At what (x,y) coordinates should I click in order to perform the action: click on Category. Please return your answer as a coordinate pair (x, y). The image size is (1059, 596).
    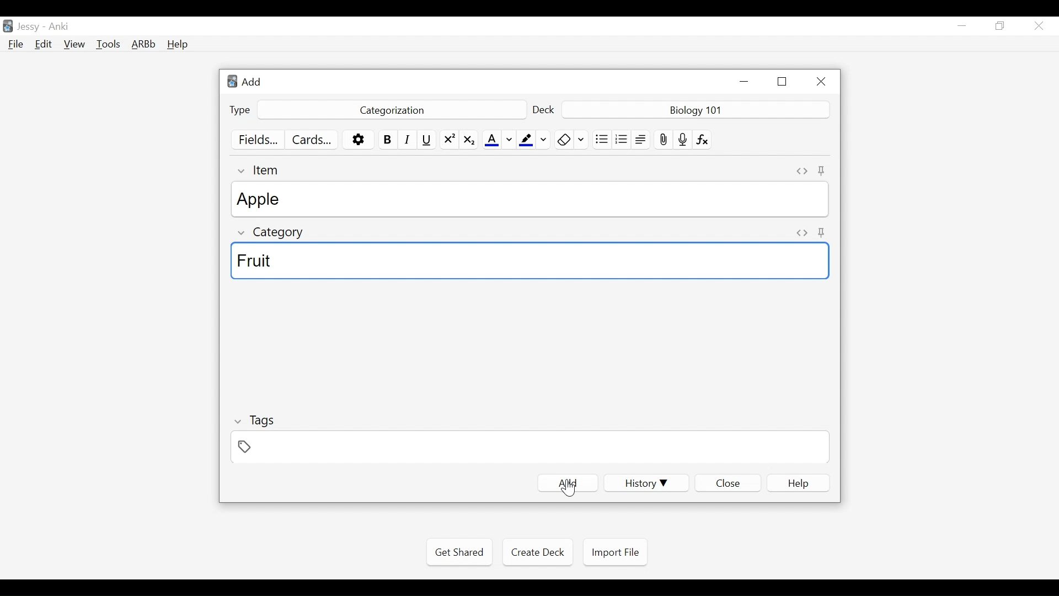
    Looking at the image, I should click on (272, 234).